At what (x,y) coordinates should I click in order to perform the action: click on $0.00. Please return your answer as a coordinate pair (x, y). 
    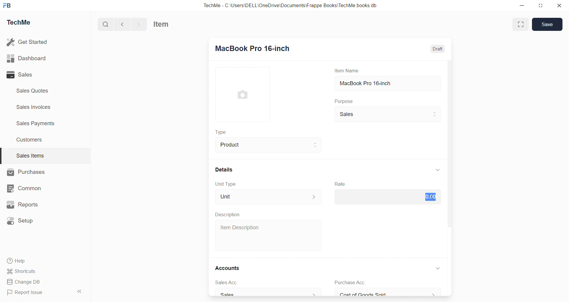
    Looking at the image, I should click on (387, 197).